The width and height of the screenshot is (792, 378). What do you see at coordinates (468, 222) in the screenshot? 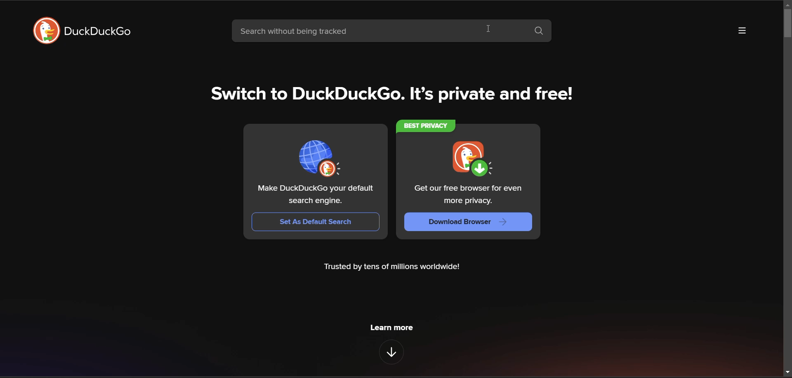
I see `Download Browser >` at bounding box center [468, 222].